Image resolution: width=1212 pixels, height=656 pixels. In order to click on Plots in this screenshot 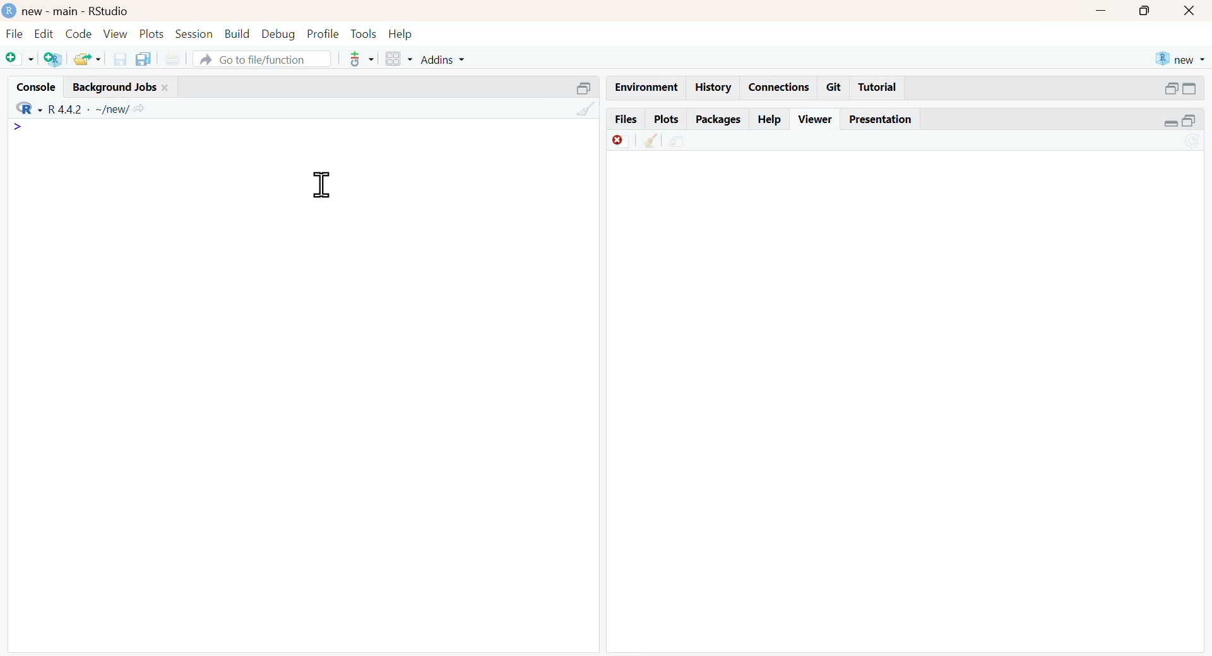, I will do `click(150, 32)`.